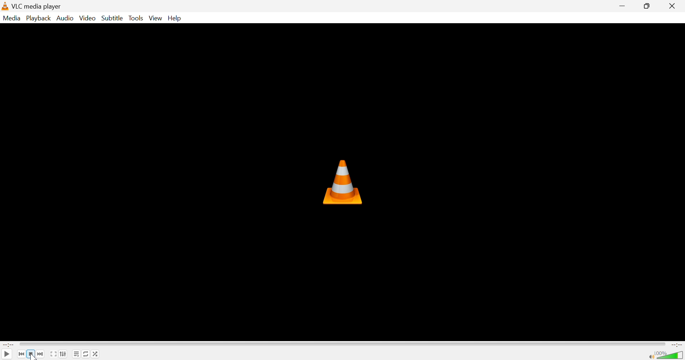 This screenshot has height=360, width=685. I want to click on progress bar, so click(343, 344).